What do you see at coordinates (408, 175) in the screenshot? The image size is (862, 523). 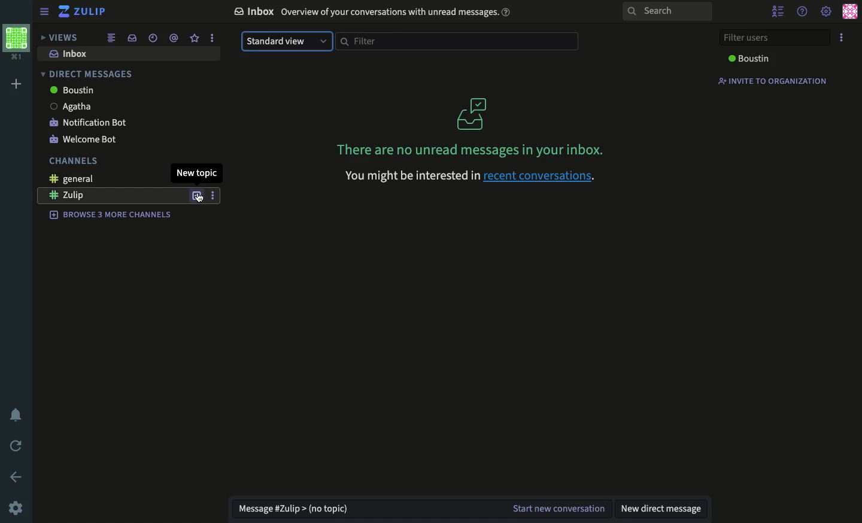 I see `you might be interested in` at bounding box center [408, 175].